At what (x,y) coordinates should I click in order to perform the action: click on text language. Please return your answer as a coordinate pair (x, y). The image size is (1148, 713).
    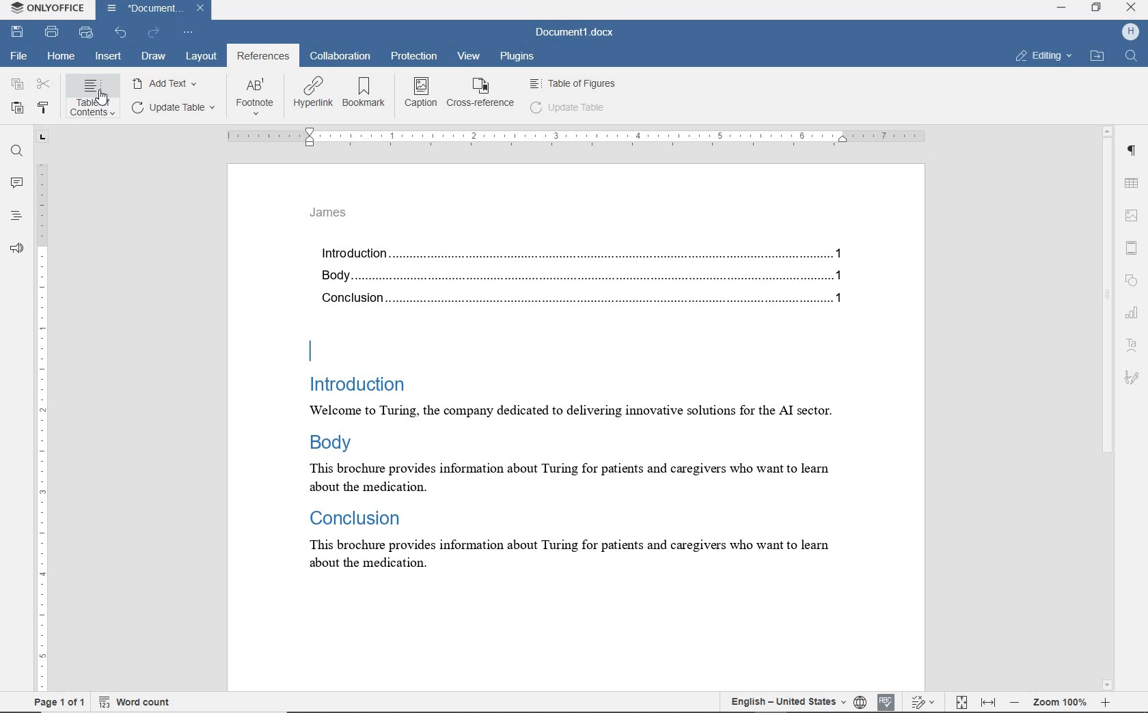
    Looking at the image, I should click on (786, 702).